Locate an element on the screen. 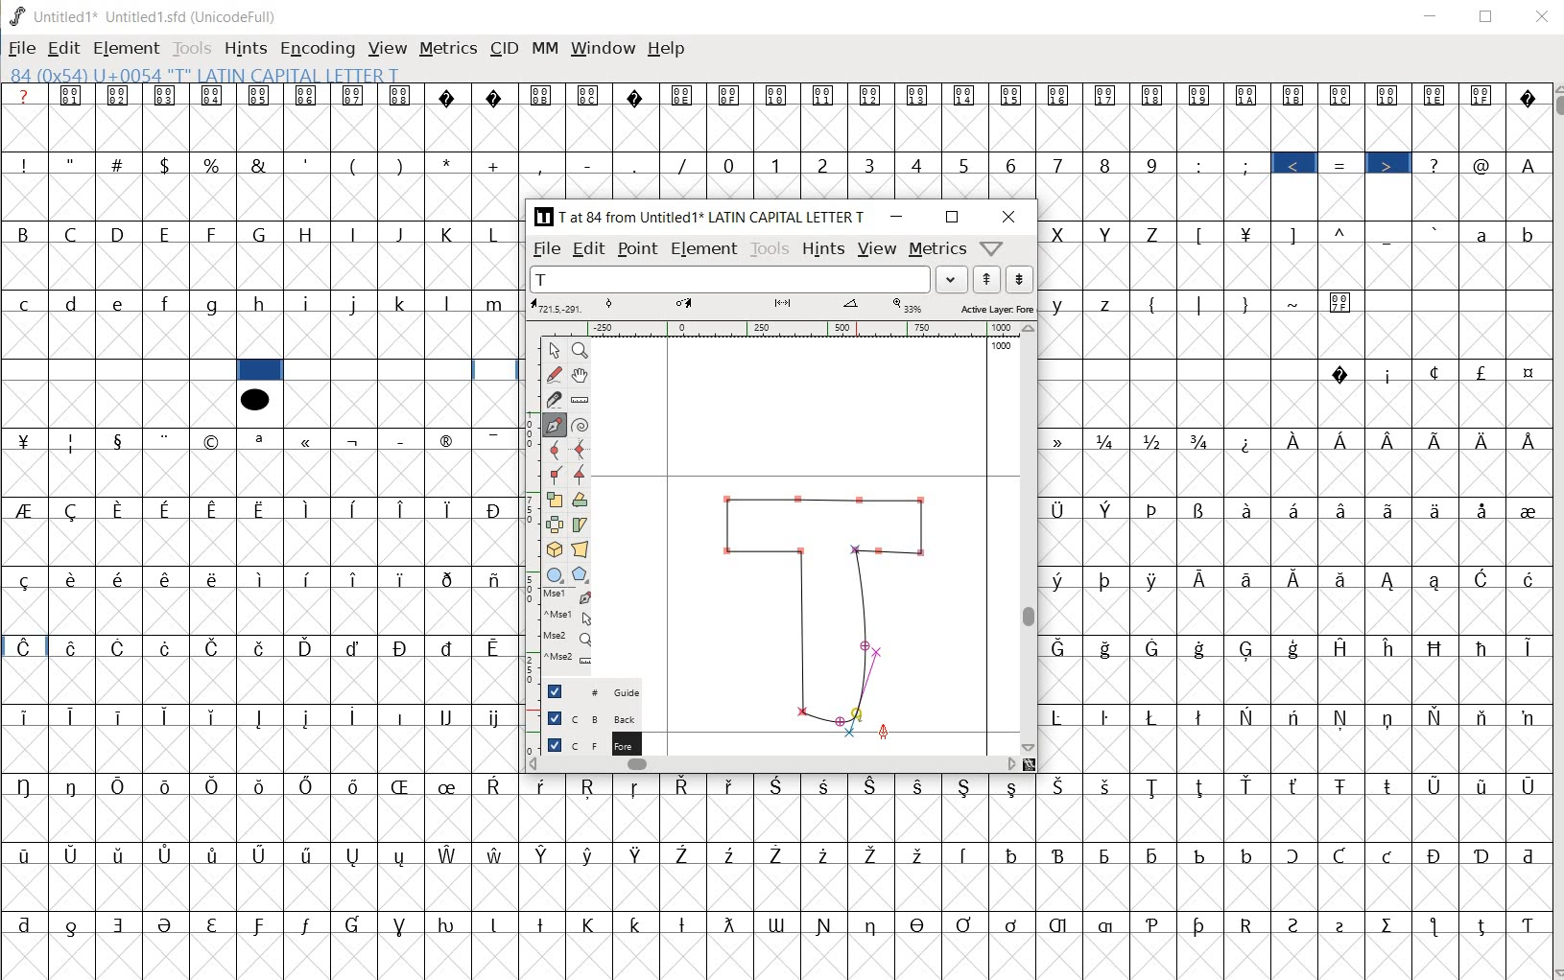 This screenshot has height=980, width=1564. Symbol is located at coordinates (1483, 579).